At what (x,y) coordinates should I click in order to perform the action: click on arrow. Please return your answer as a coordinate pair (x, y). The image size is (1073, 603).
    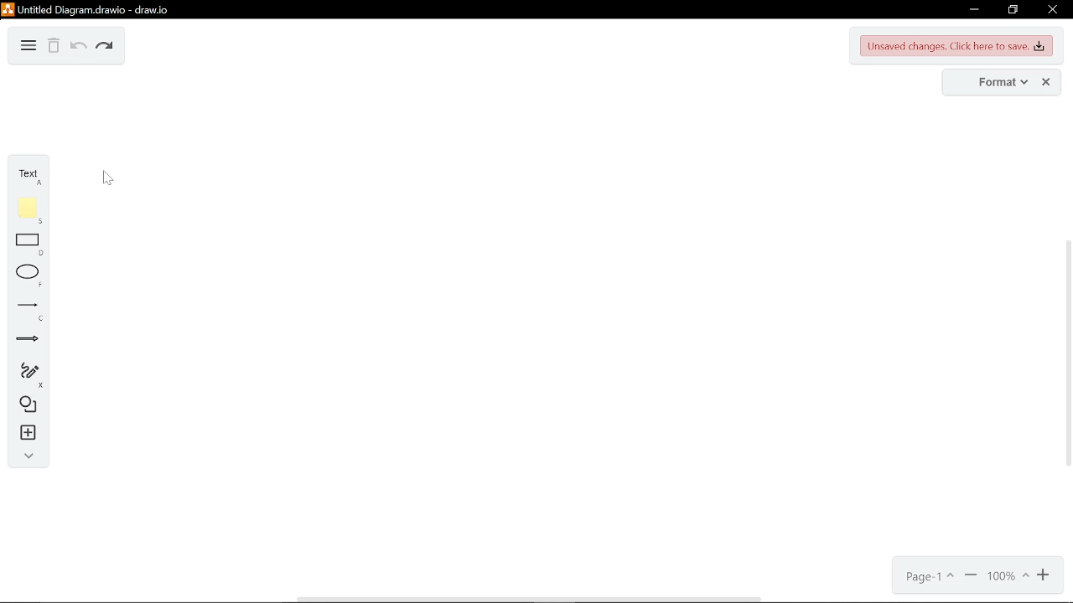
    Looking at the image, I should click on (32, 343).